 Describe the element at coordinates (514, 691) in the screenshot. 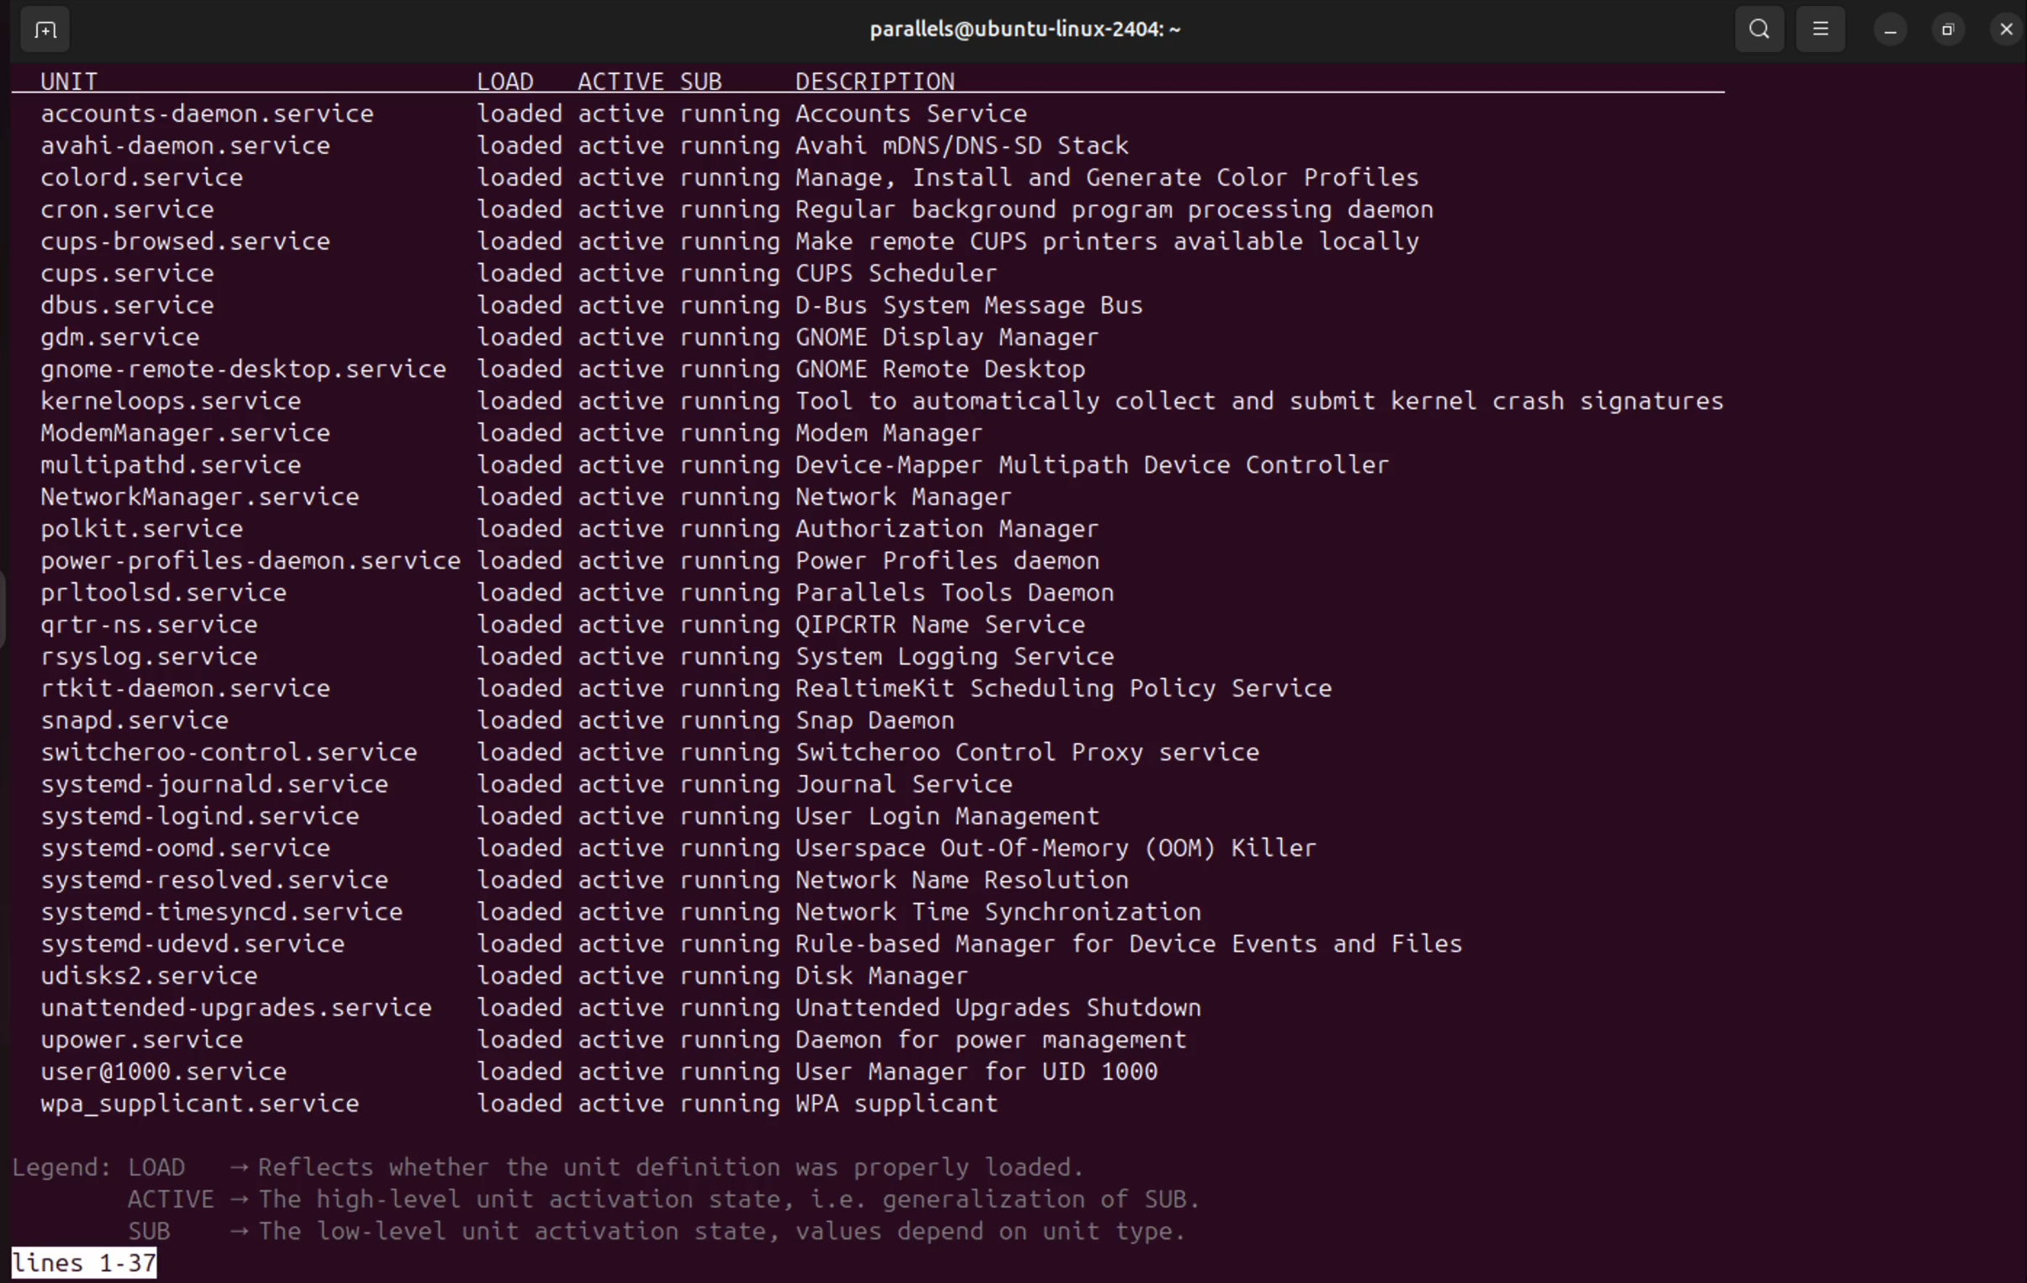

I see `loaded` at that location.